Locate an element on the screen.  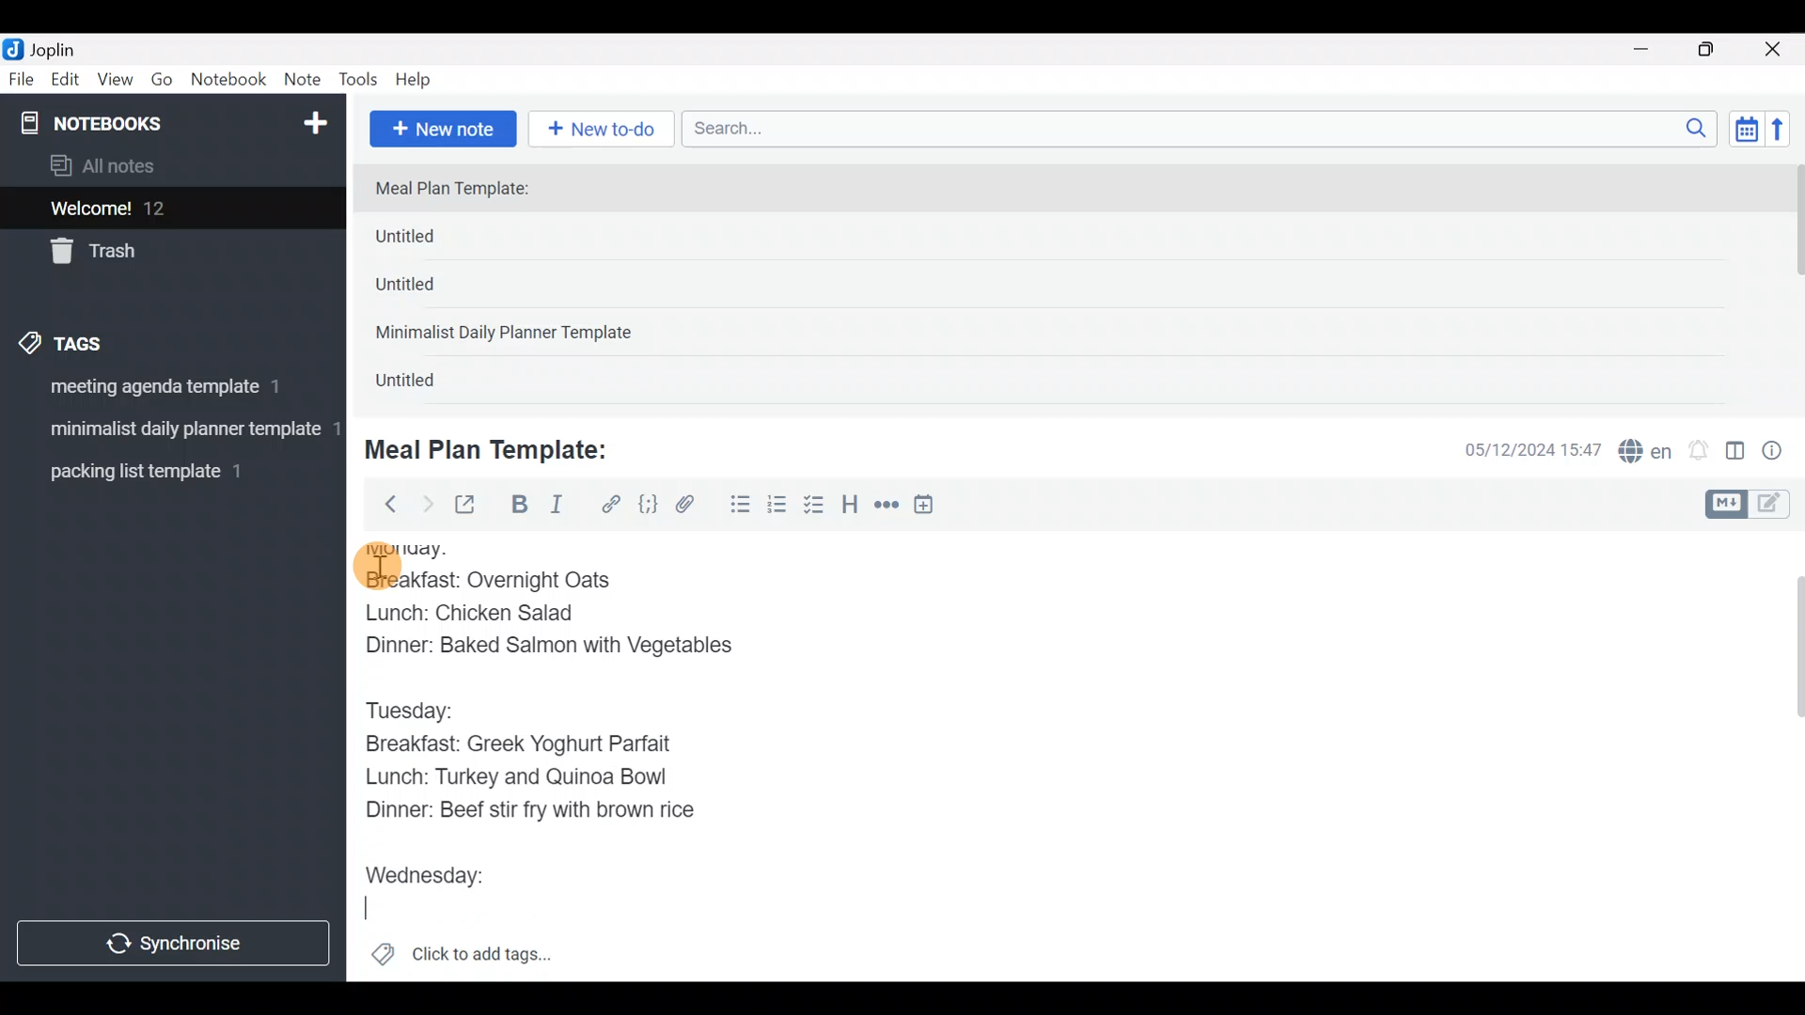
File is located at coordinates (23, 80).